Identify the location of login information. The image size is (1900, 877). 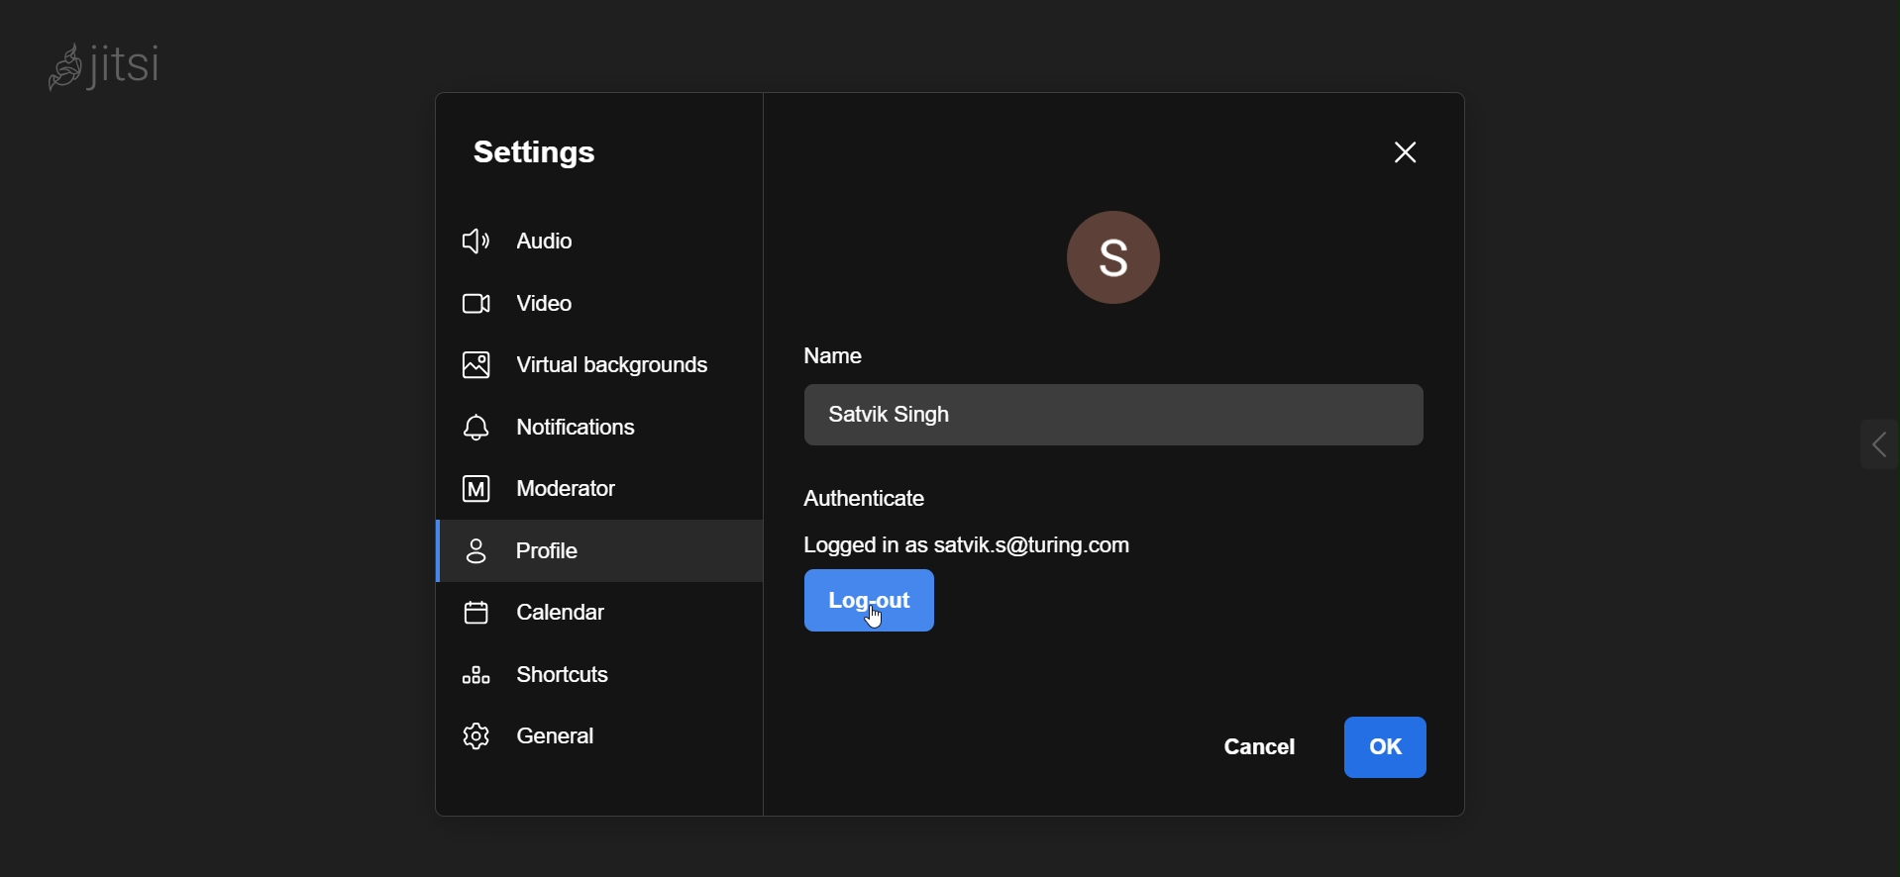
(978, 550).